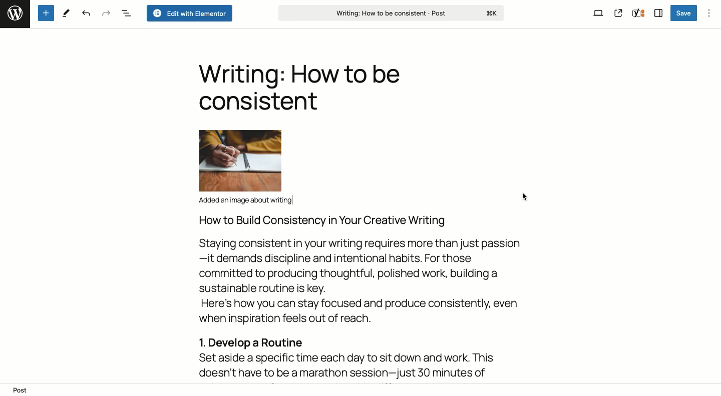  What do you see at coordinates (189, 13) in the screenshot?
I see `Edit with elementor` at bounding box center [189, 13].